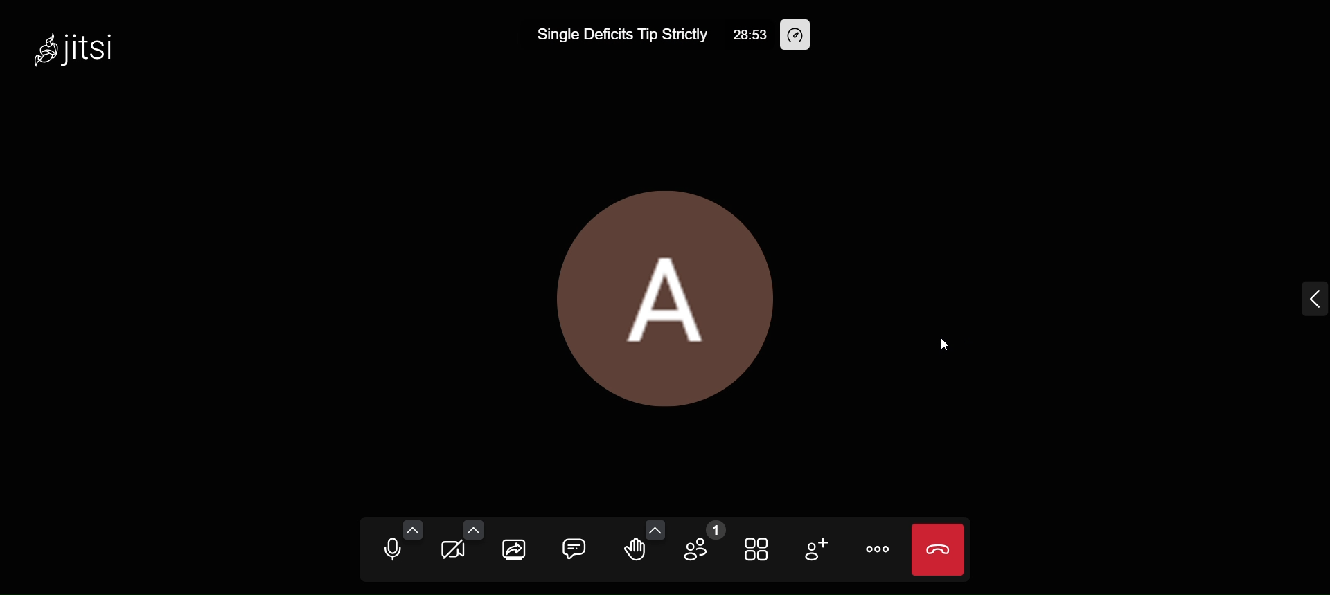 The image size is (1330, 595). Describe the element at coordinates (610, 37) in the screenshot. I see `Single Deficits Tip Strictly` at that location.